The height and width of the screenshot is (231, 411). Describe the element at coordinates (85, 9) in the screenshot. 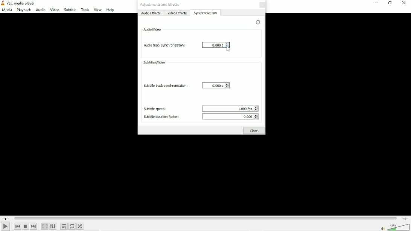

I see `Tools` at that location.